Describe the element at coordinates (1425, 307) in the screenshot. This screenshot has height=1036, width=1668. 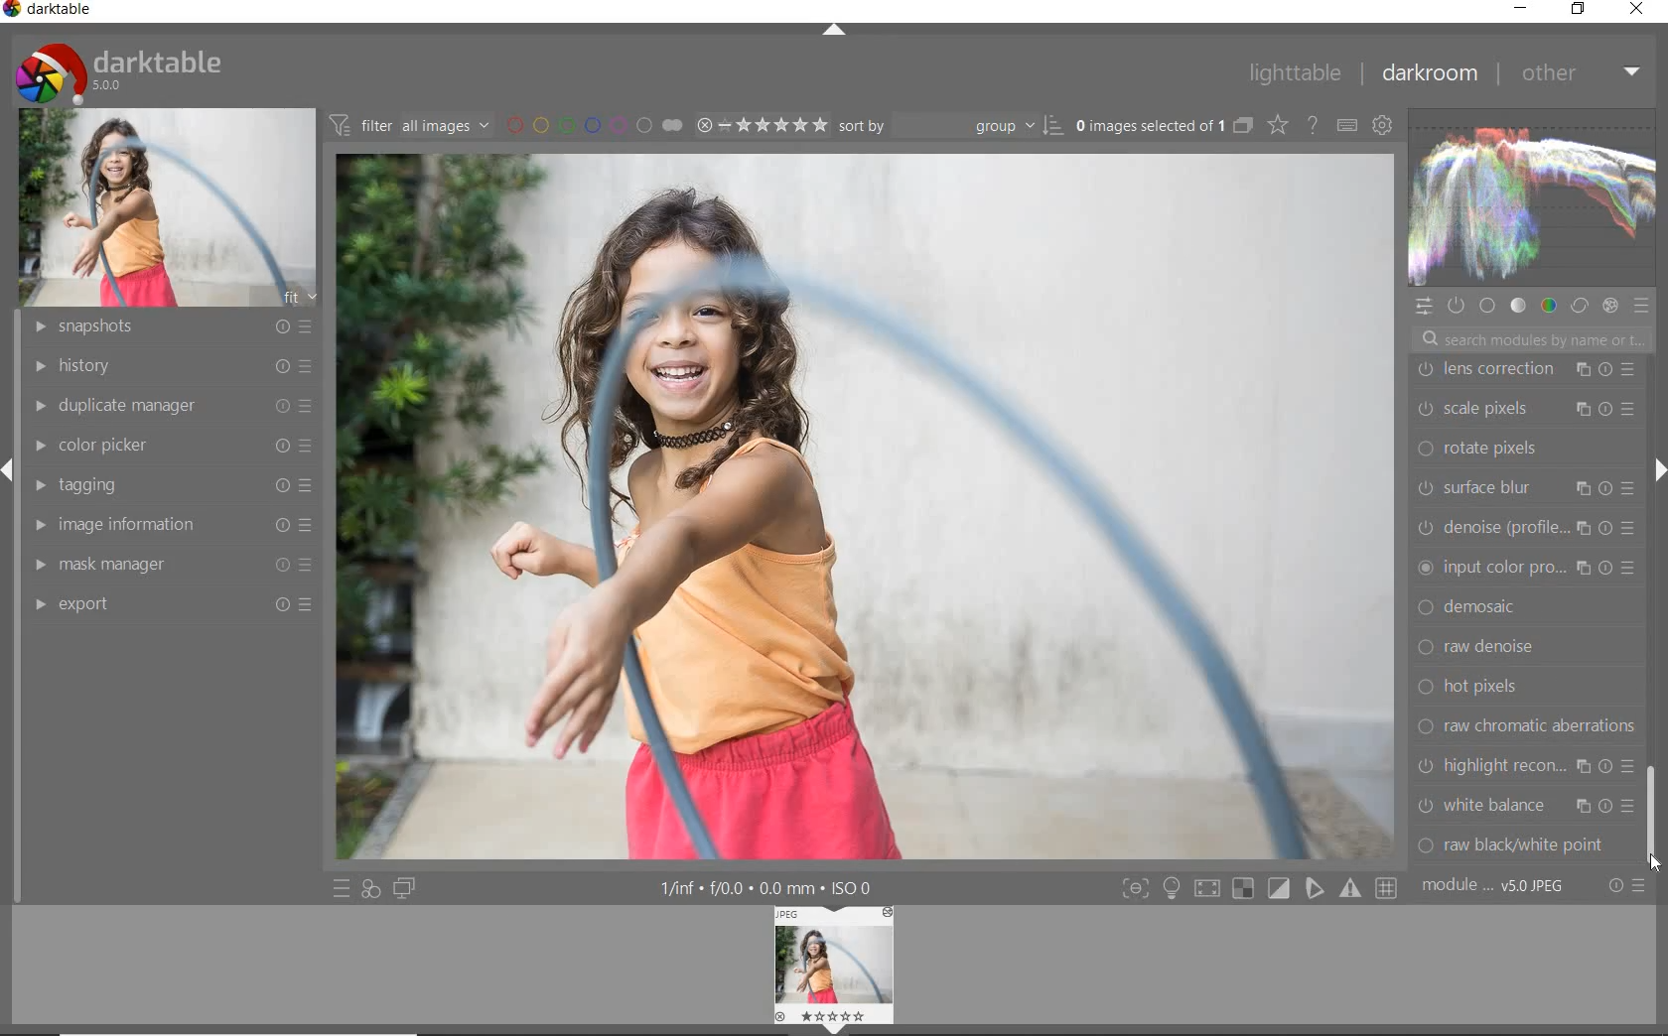
I see `quick access panel` at that location.